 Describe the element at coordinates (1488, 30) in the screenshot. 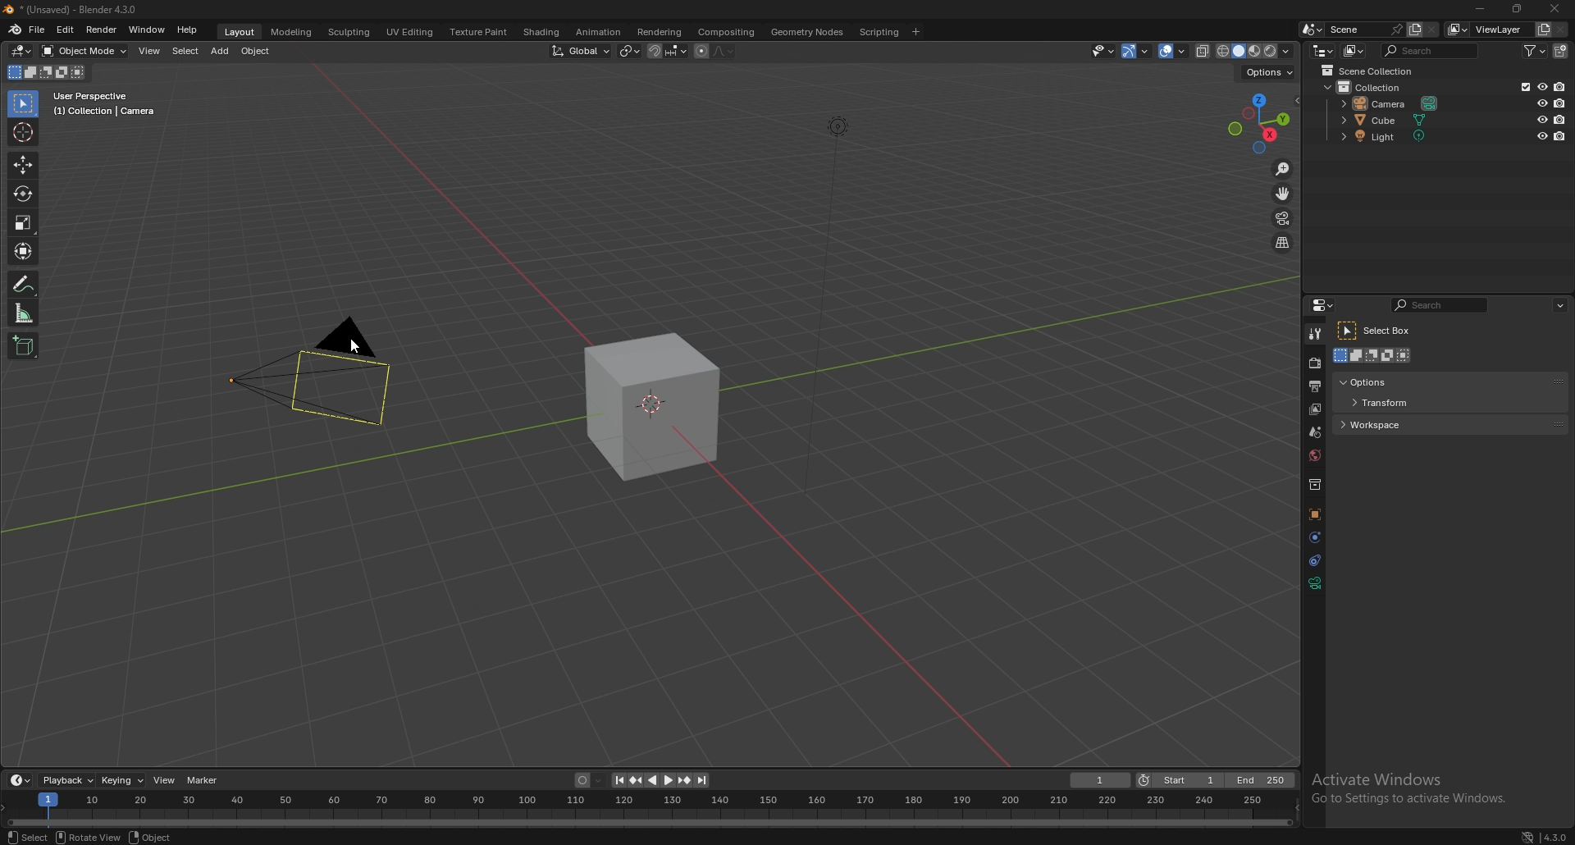

I see `view layer` at that location.